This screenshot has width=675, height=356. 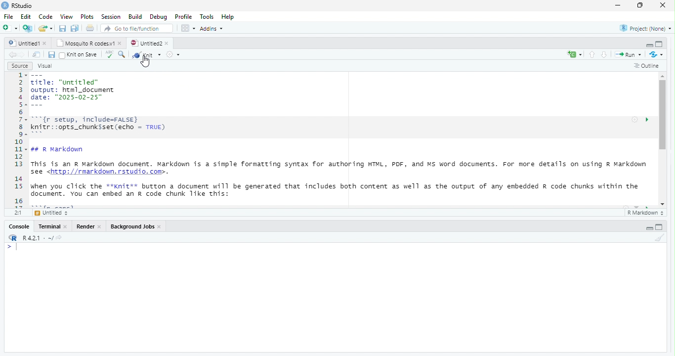 I want to click on print, so click(x=90, y=28).